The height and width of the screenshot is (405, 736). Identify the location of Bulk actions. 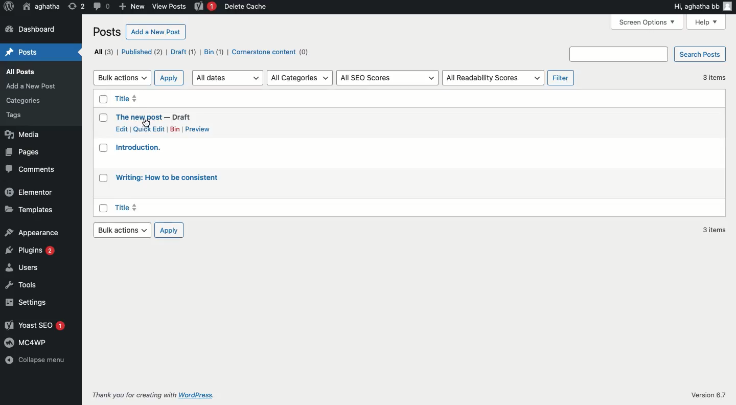
(122, 78).